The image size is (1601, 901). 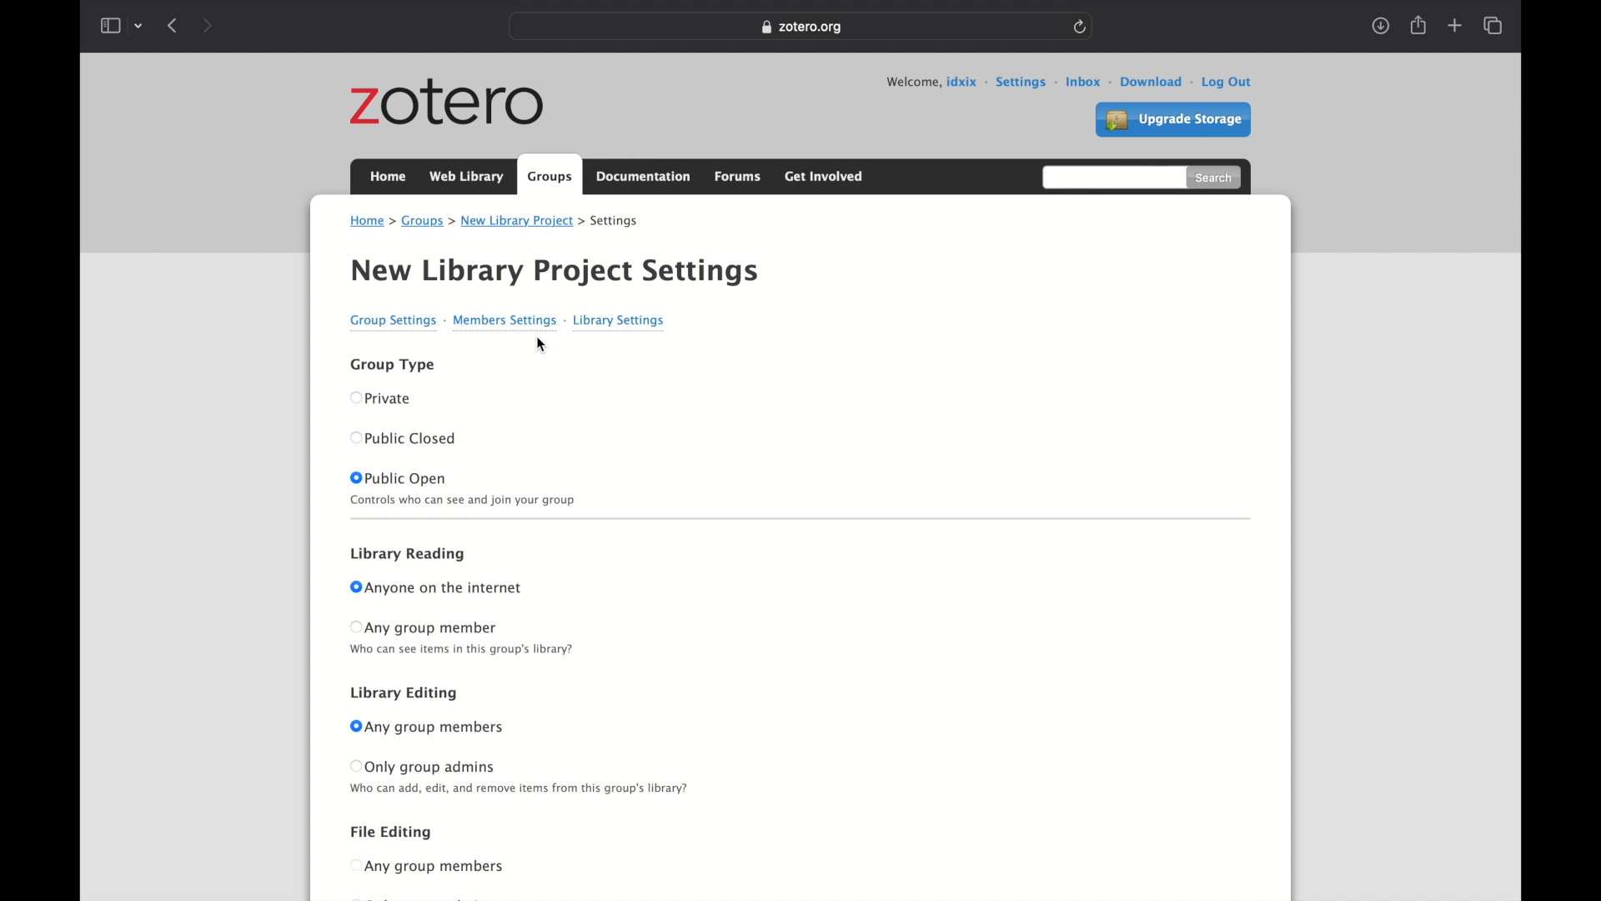 What do you see at coordinates (799, 518) in the screenshot?
I see `line dividing sections` at bounding box center [799, 518].